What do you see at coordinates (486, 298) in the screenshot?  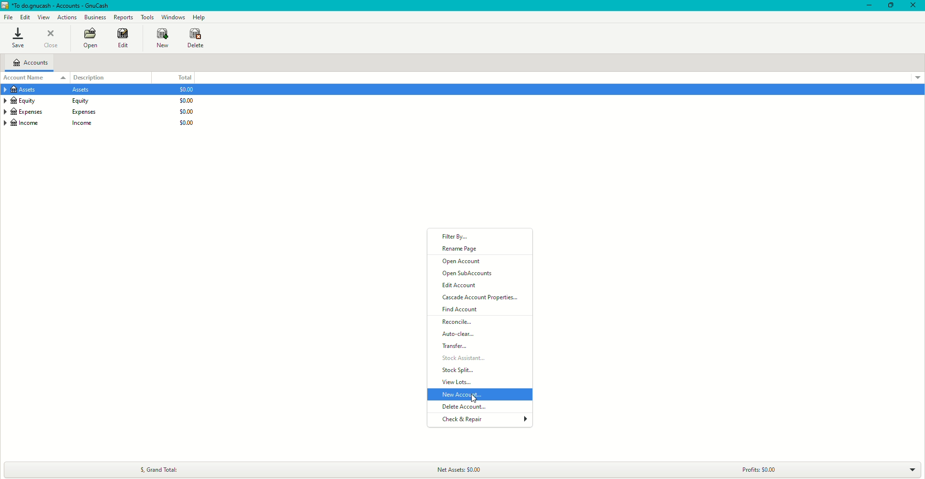 I see `Cascade Account Properties` at bounding box center [486, 298].